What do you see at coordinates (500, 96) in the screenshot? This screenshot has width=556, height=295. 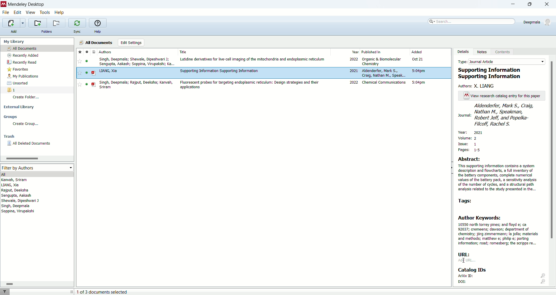 I see `view research catalog entry for this paper` at bounding box center [500, 96].